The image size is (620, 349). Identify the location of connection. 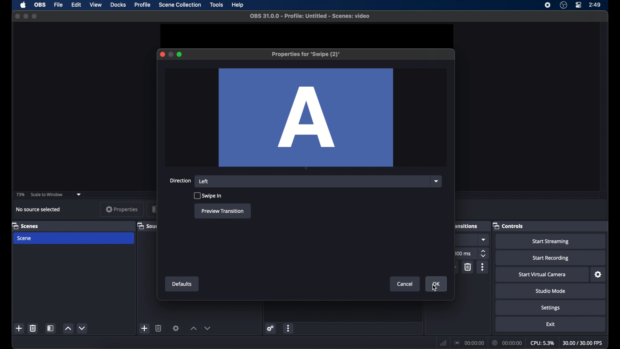
(468, 343).